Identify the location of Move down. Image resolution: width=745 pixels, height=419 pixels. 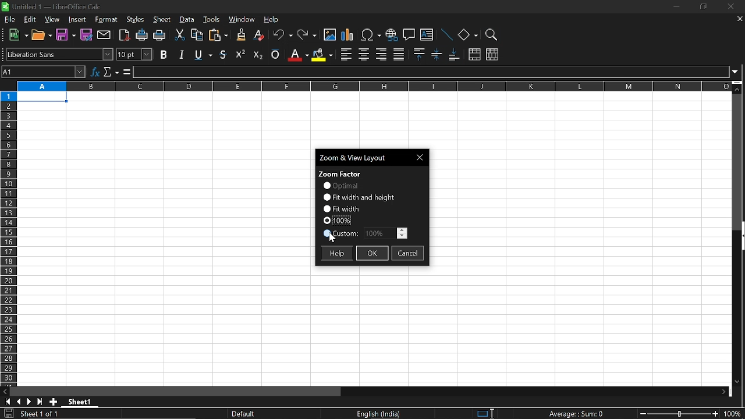
(736, 381).